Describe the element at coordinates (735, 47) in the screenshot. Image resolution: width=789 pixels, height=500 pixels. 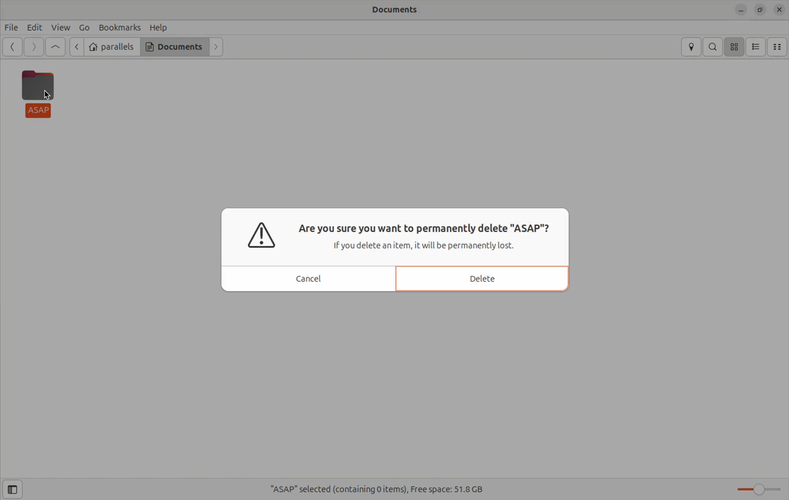
I see `icon view` at that location.